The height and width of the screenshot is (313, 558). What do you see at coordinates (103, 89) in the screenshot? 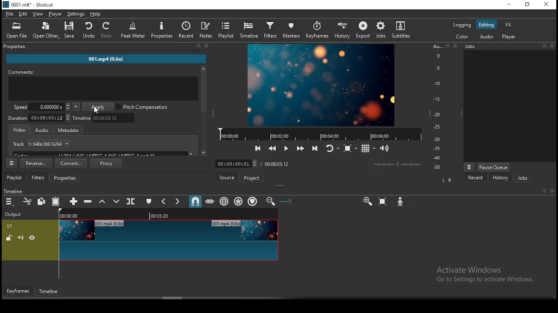
I see `comment box` at bounding box center [103, 89].